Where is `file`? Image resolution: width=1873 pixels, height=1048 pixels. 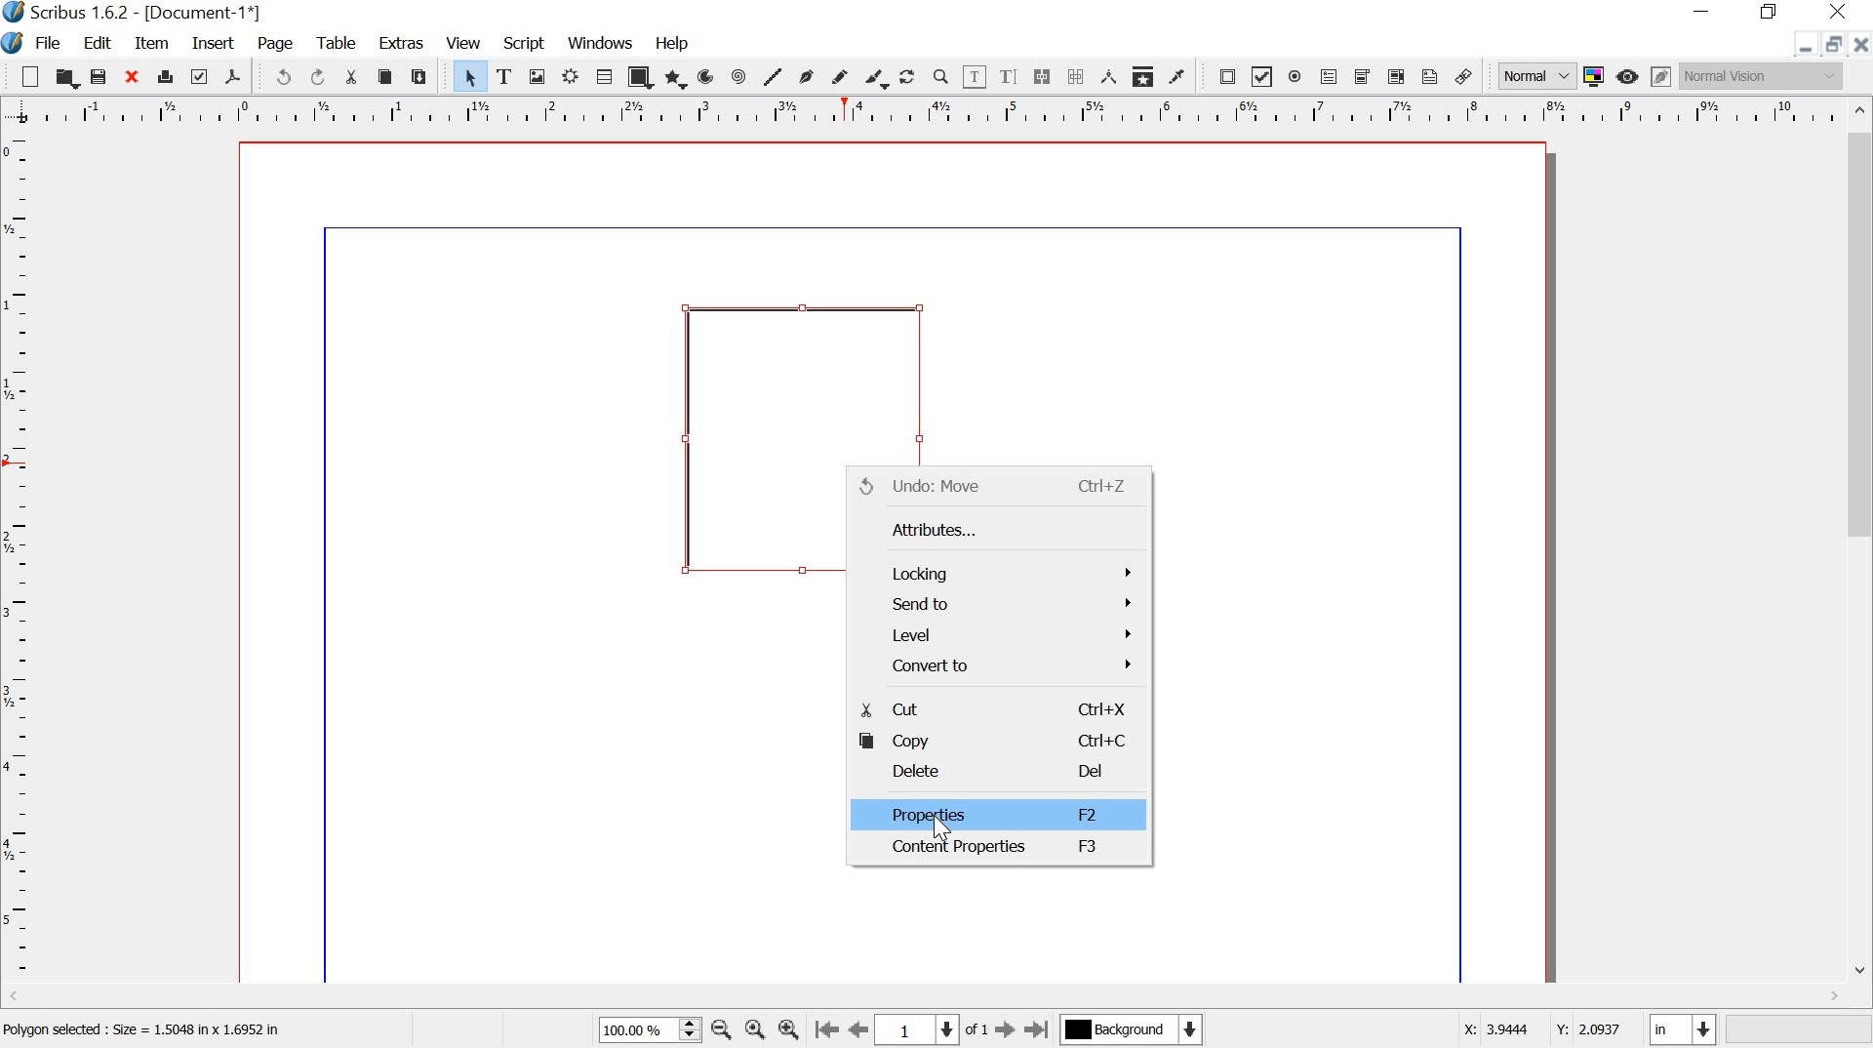 file is located at coordinates (49, 43).